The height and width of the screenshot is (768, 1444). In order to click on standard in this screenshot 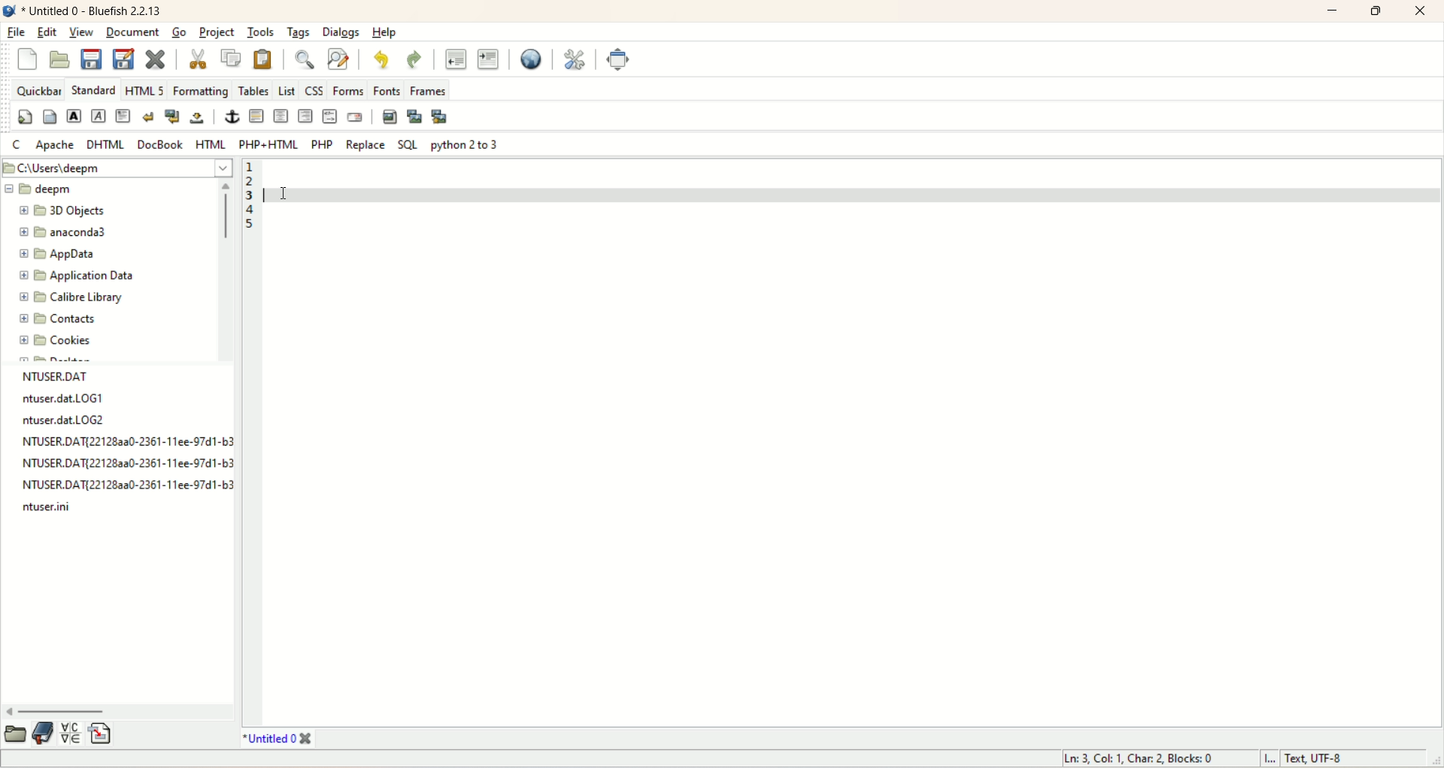, I will do `click(94, 91)`.